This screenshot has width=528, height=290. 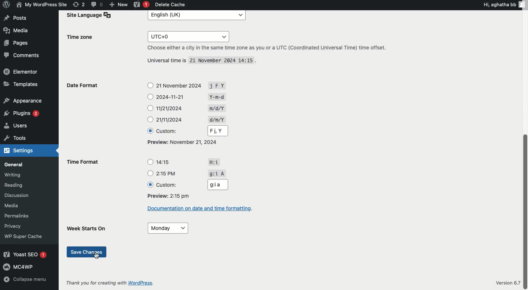 I want to click on  Custom: Fj, Y , so click(x=190, y=130).